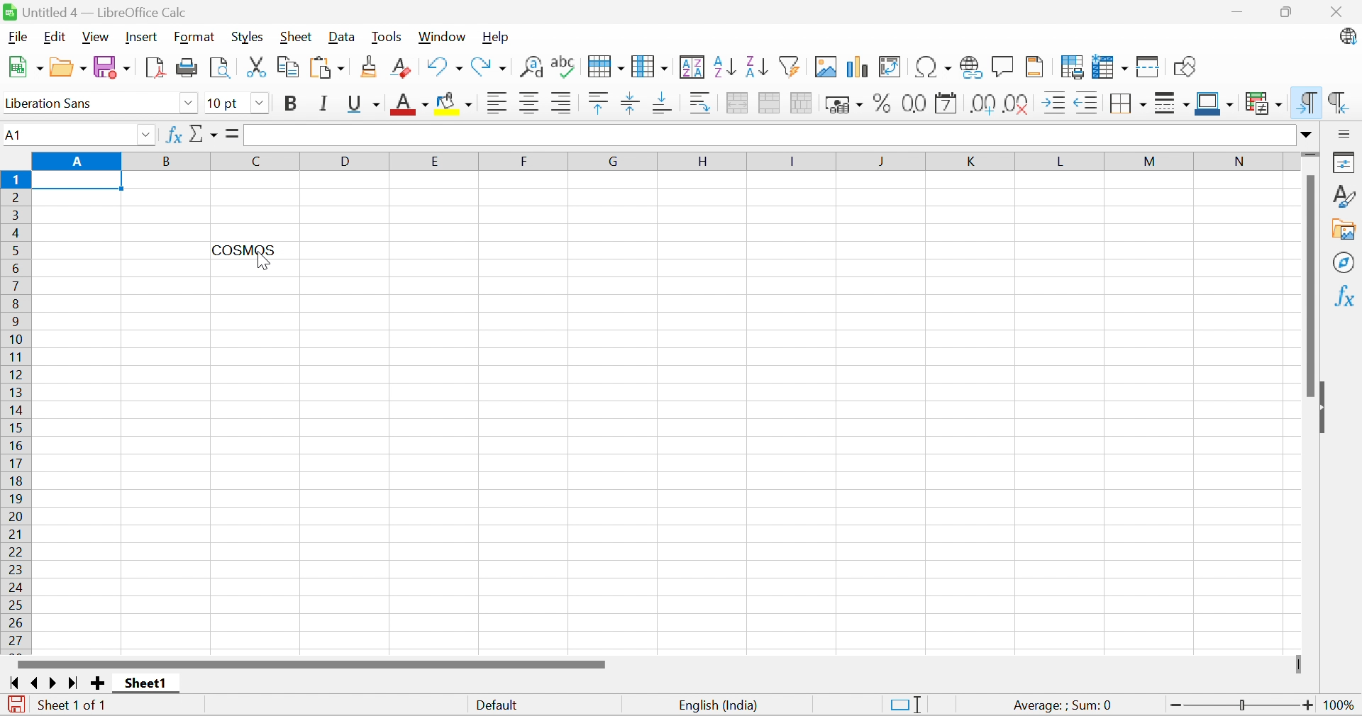 This screenshot has width=1362, height=716. What do you see at coordinates (826, 67) in the screenshot?
I see `Insert Image` at bounding box center [826, 67].